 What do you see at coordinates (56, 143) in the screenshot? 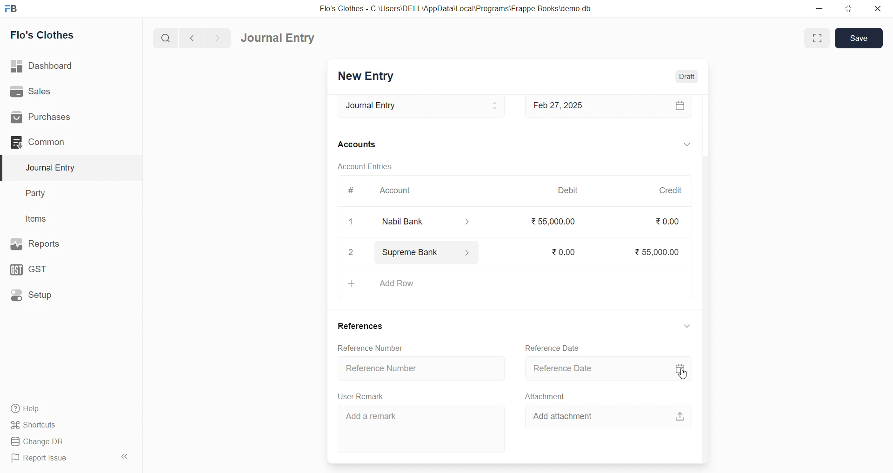
I see `Common` at bounding box center [56, 143].